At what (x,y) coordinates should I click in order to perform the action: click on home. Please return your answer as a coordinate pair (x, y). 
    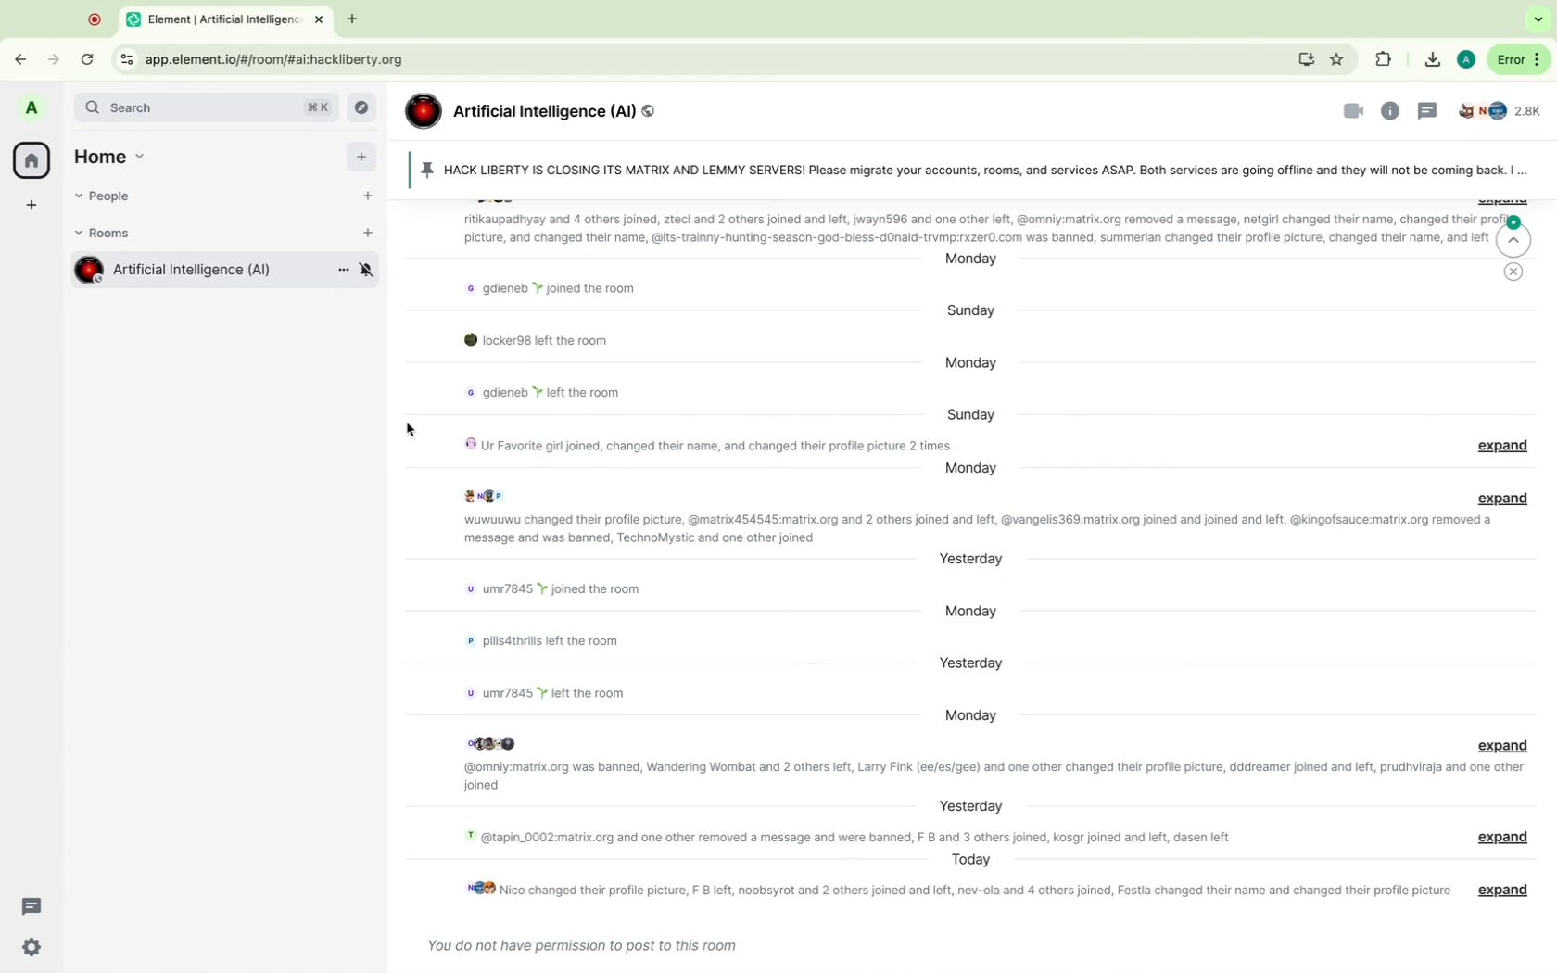
    Looking at the image, I should click on (31, 158).